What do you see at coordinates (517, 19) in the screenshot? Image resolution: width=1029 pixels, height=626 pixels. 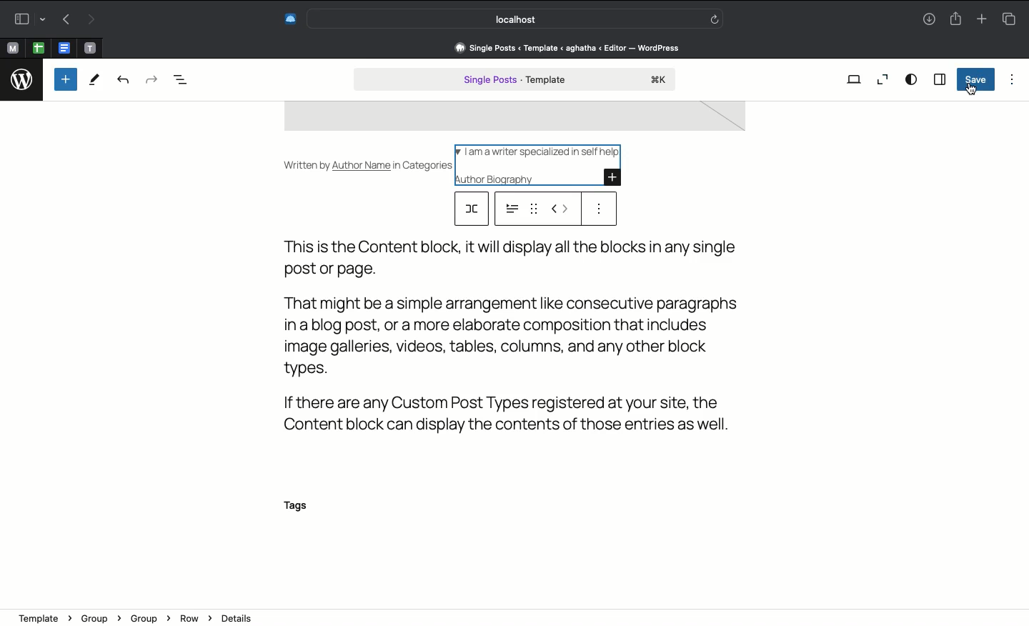 I see `Search bar` at bounding box center [517, 19].